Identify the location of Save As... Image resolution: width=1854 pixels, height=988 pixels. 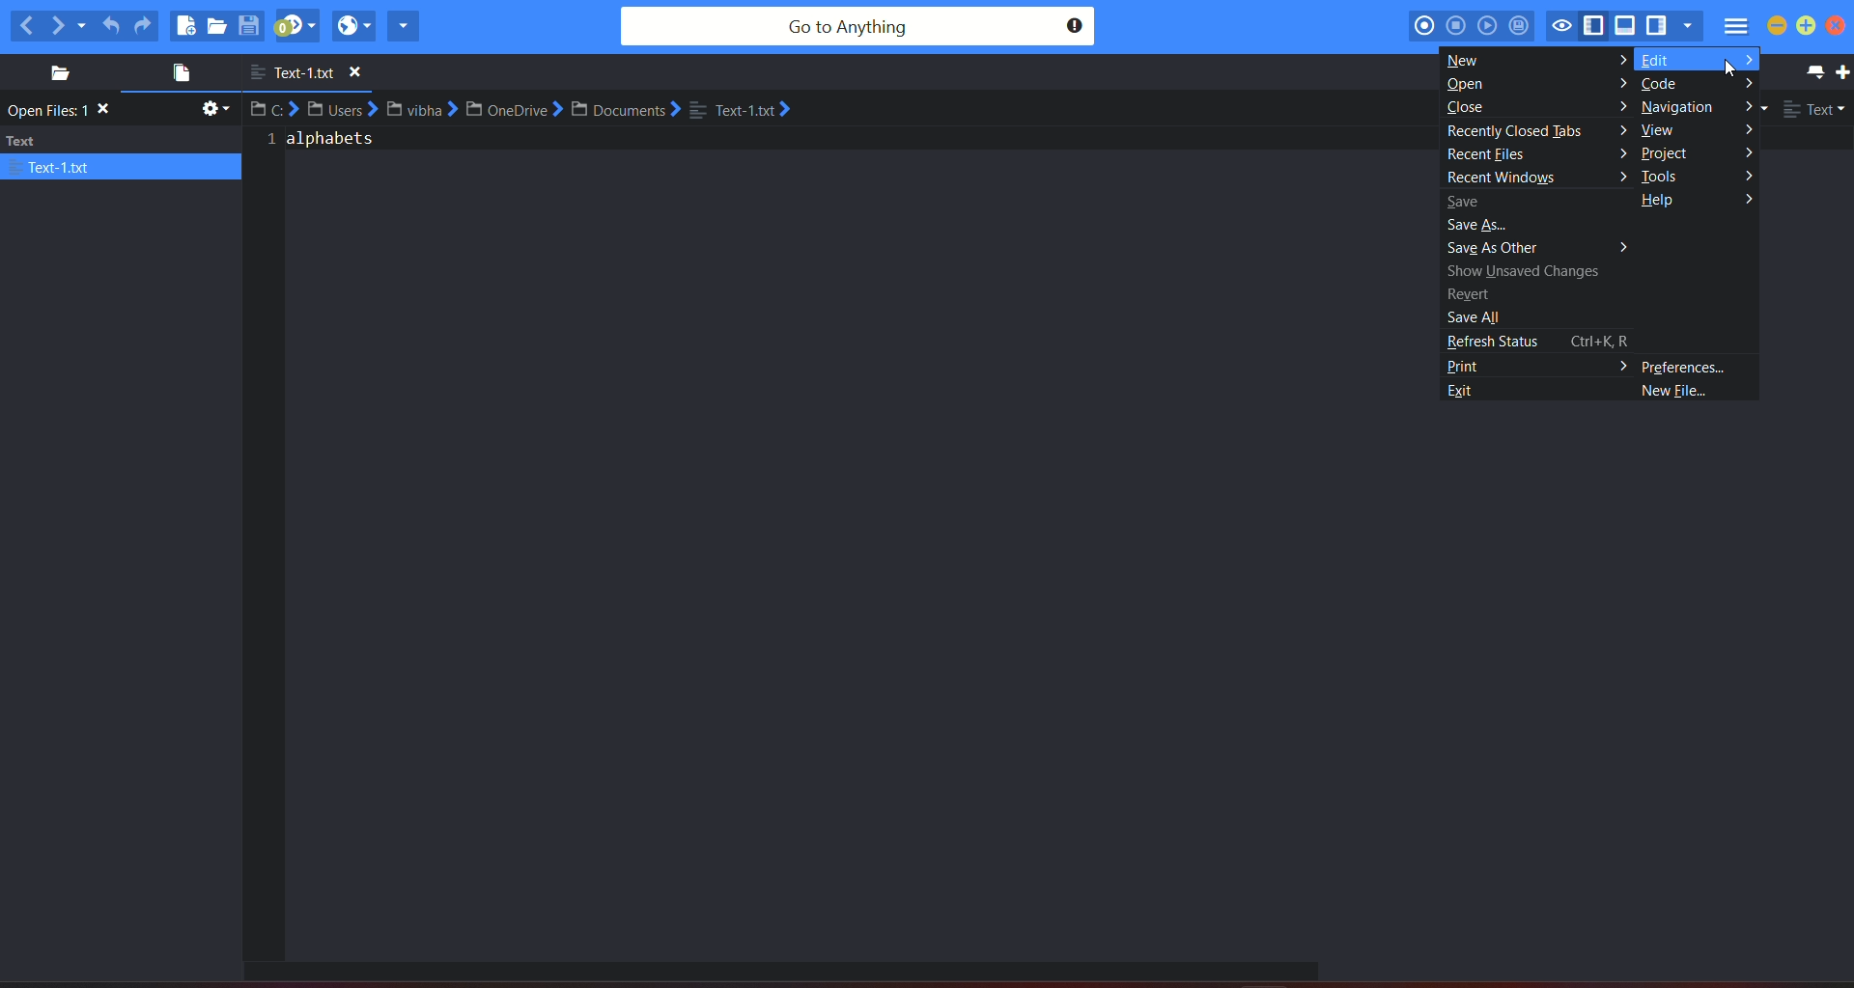
(1477, 223).